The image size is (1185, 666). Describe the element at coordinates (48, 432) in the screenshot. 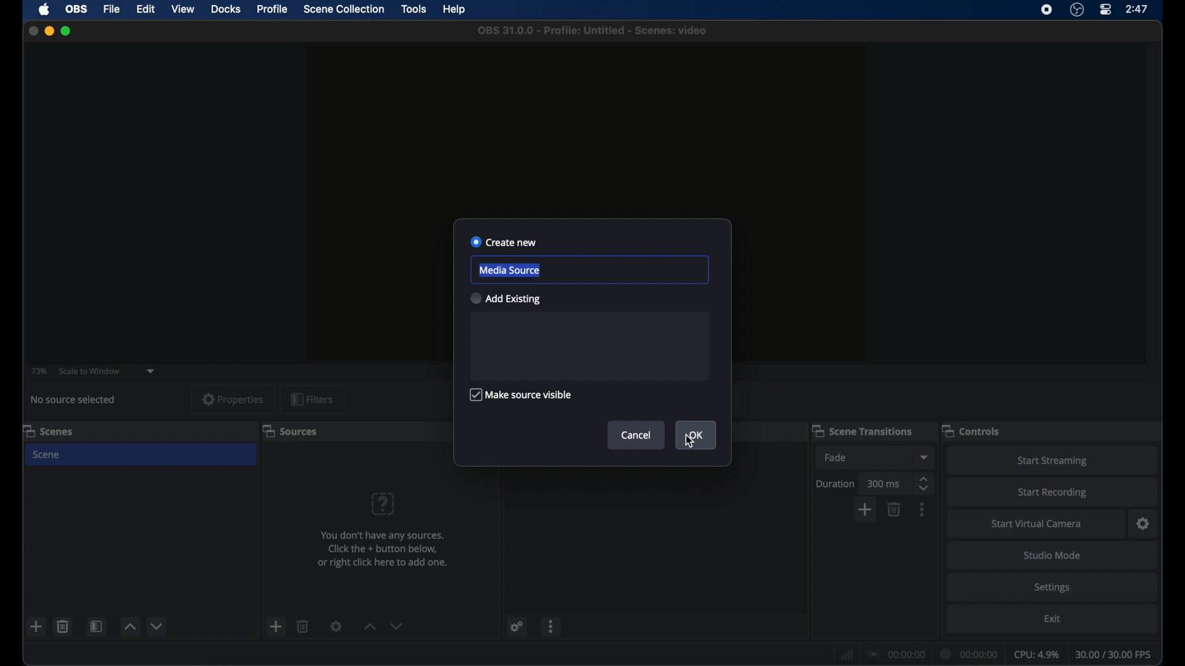

I see `scenes` at that location.